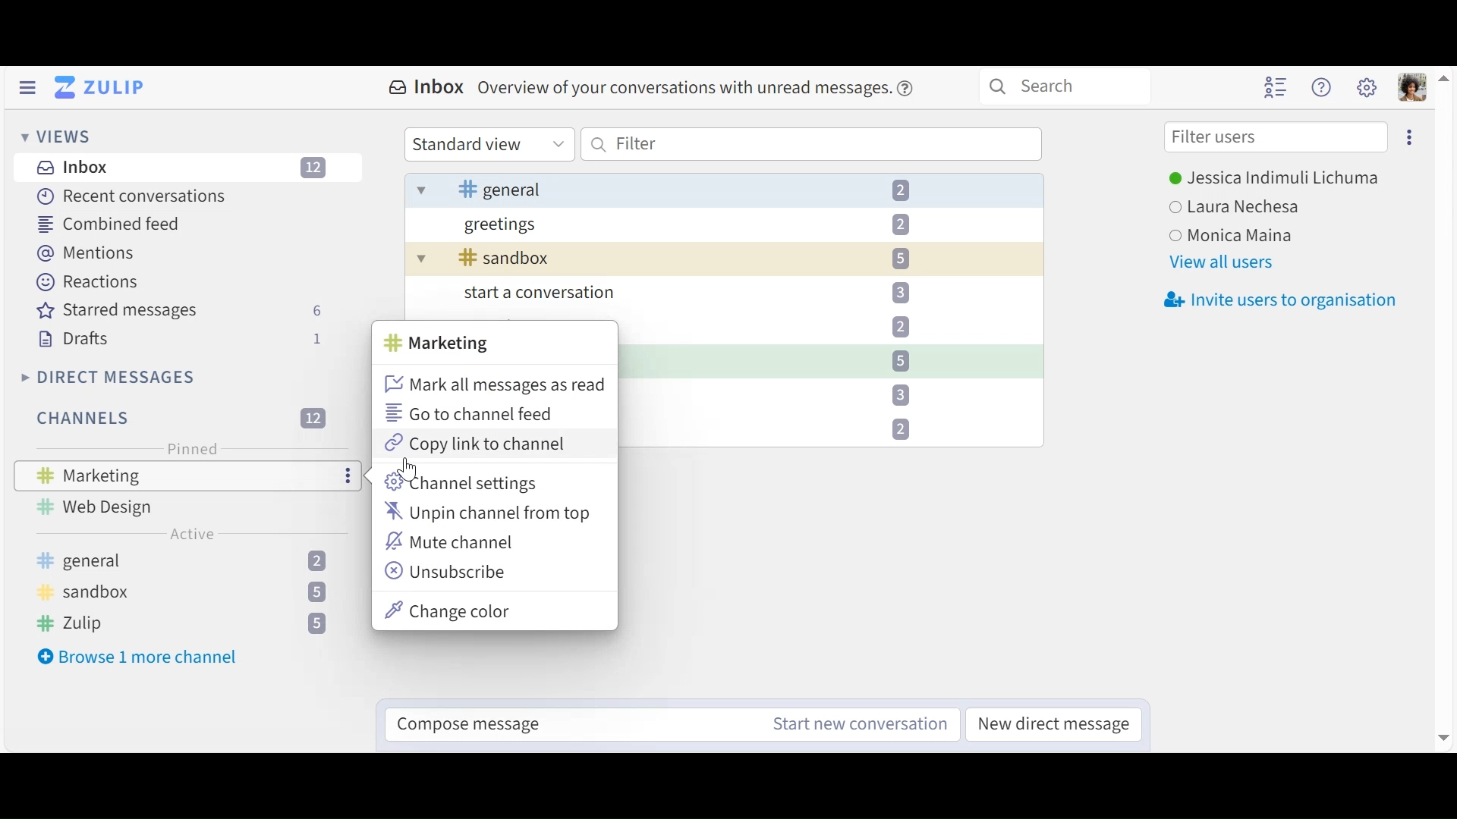 The width and height of the screenshot is (1457, 819). What do you see at coordinates (104, 507) in the screenshot?
I see `Web design` at bounding box center [104, 507].